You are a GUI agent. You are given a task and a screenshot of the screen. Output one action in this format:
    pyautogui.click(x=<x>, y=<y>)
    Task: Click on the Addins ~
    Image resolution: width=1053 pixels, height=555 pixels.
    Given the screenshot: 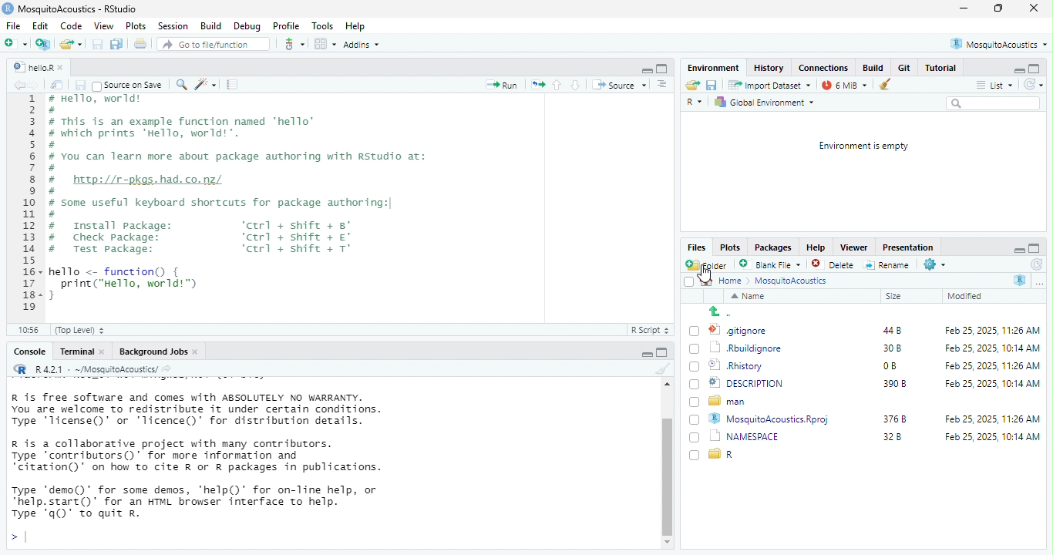 What is the action you would take?
    pyautogui.click(x=365, y=45)
    